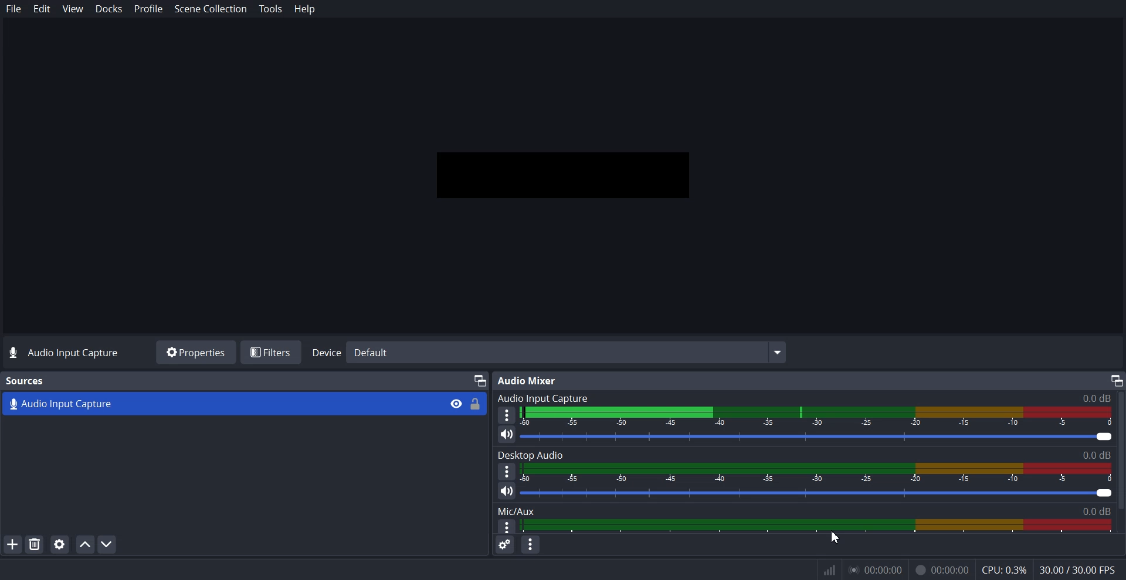 Image resolution: width=1126 pixels, height=580 pixels. I want to click on Volume indicator, so click(815, 527).